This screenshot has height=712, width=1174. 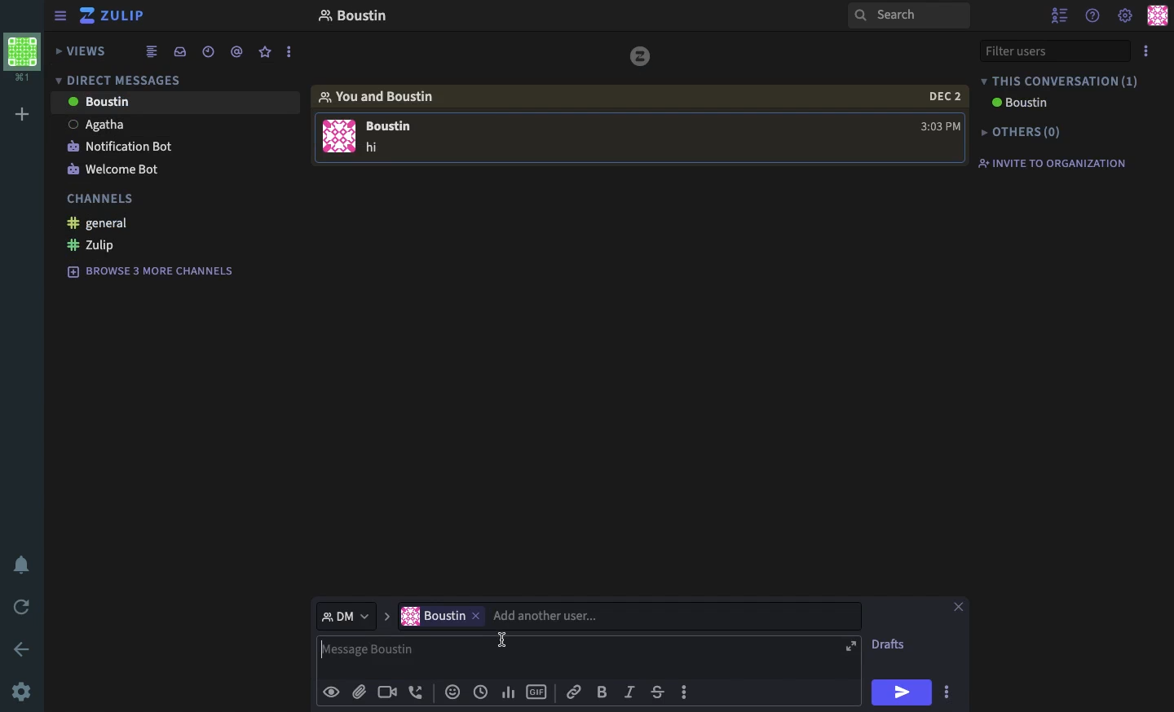 I want to click on refresh, so click(x=23, y=607).